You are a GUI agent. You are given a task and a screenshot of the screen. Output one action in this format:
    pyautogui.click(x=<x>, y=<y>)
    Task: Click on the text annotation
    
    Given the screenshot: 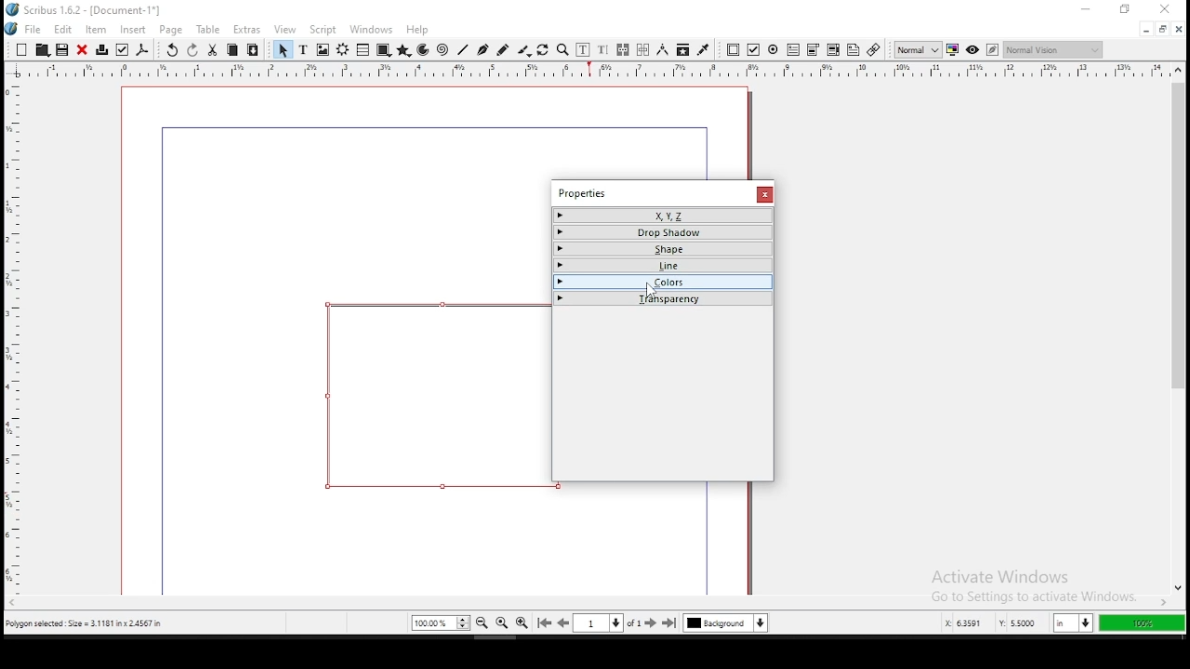 What is the action you would take?
    pyautogui.click(x=853, y=49)
    